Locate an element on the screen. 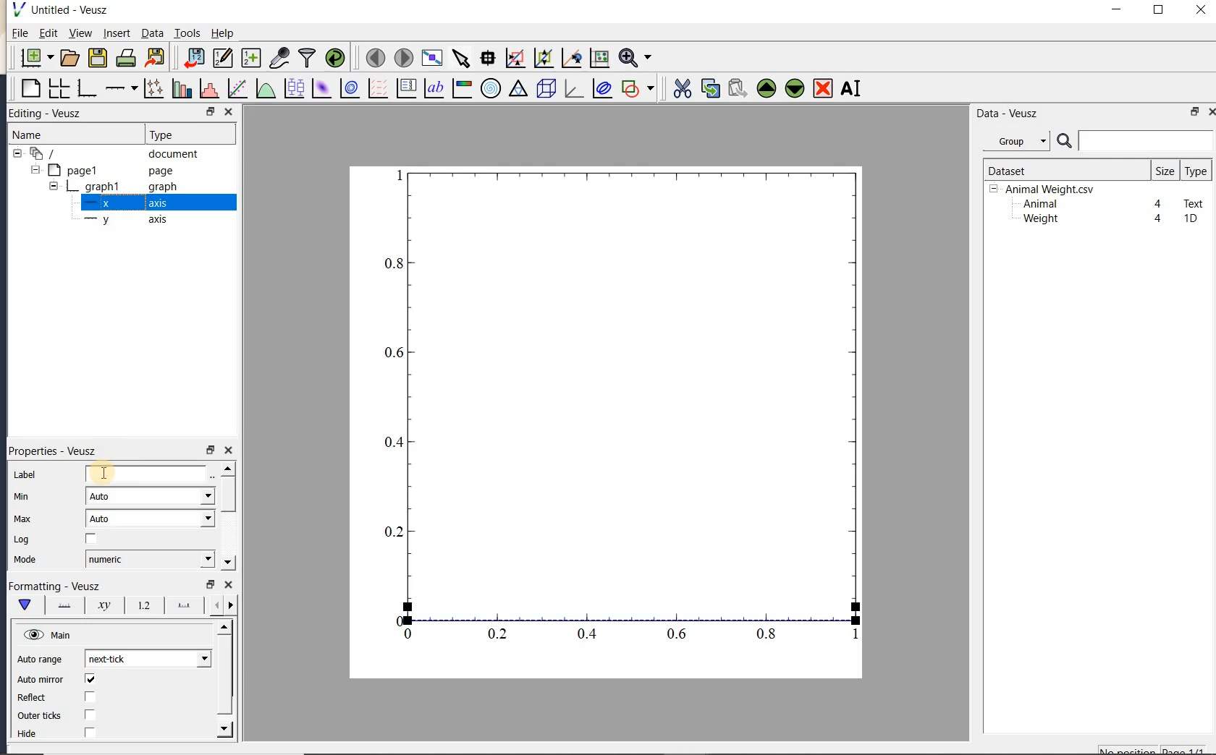 The image size is (1216, 755). plot a function is located at coordinates (265, 90).